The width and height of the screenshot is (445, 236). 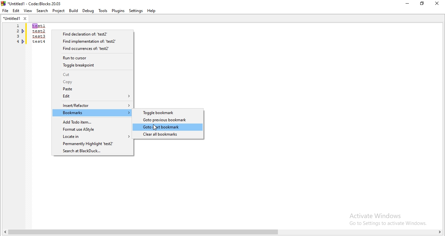 I want to click on Search , so click(x=43, y=11).